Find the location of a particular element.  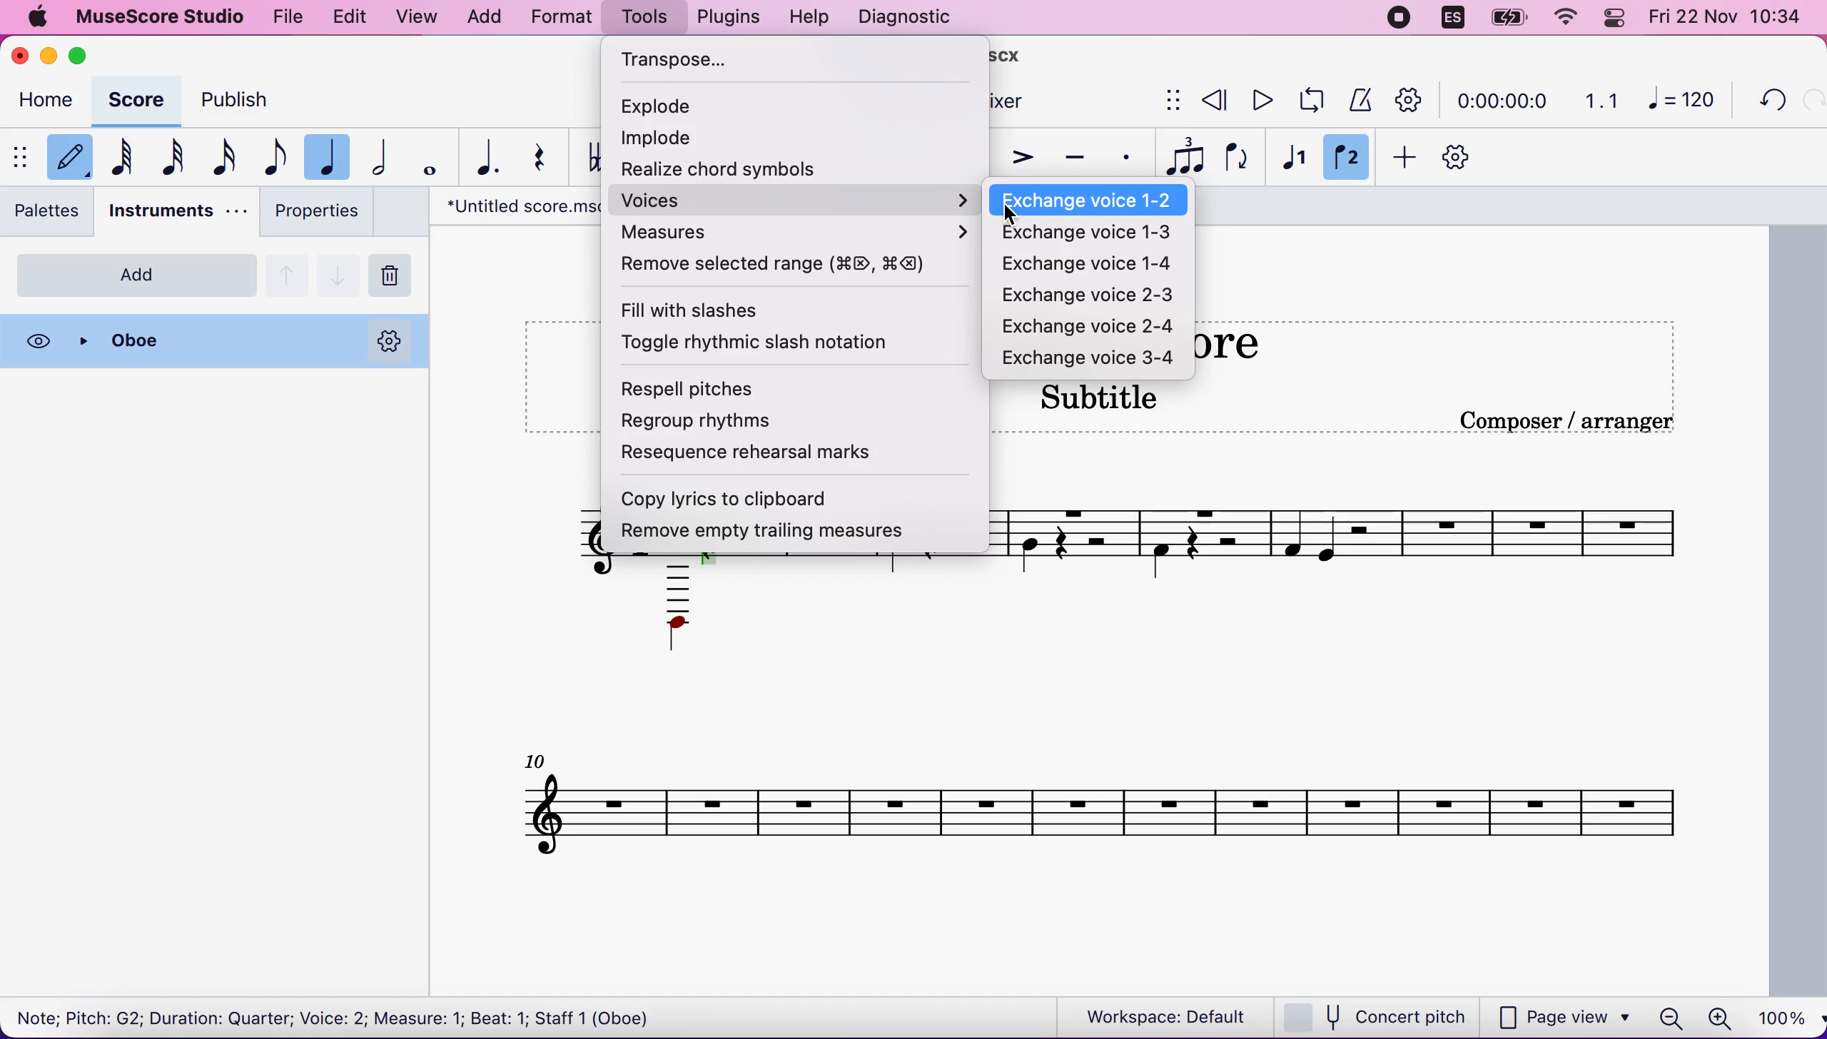

exchange voice 1-2 is located at coordinates (1088, 202).